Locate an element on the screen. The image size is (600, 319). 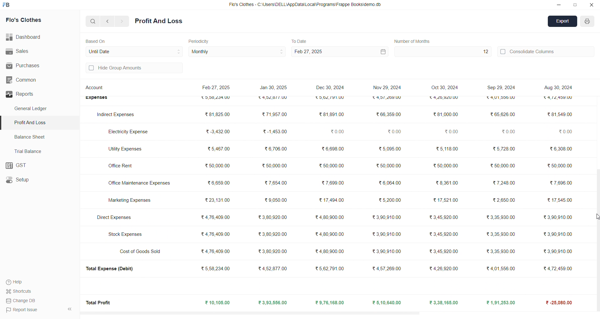
₹6,608.00 is located at coordinates (332, 150).